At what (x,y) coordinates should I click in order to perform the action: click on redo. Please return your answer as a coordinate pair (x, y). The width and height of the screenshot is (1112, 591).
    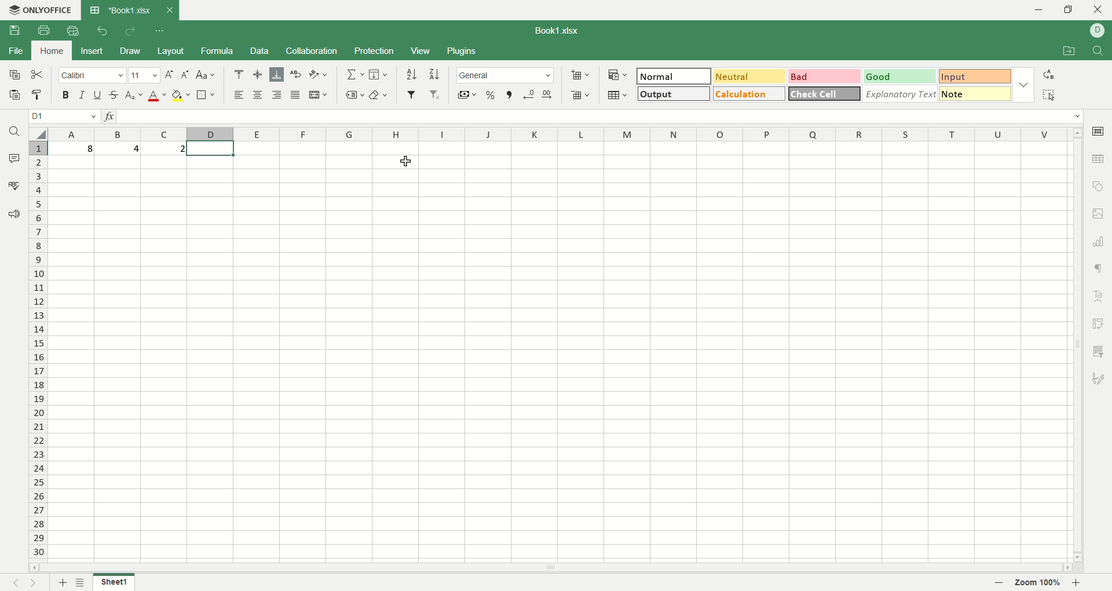
    Looking at the image, I should click on (130, 30).